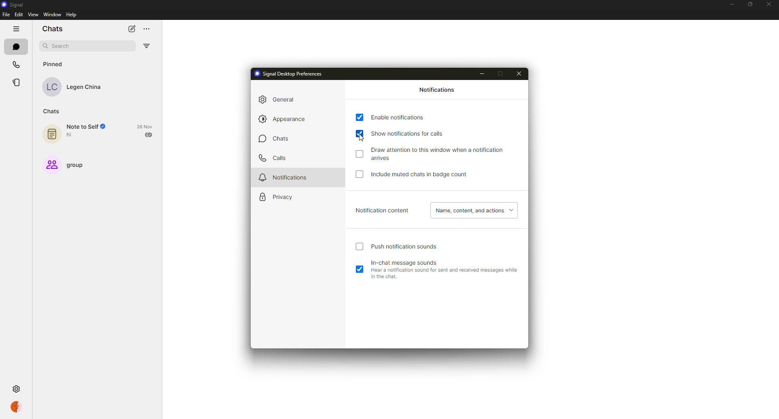 This screenshot has width=779, height=419. What do you see at coordinates (480, 73) in the screenshot?
I see `minimize` at bounding box center [480, 73].